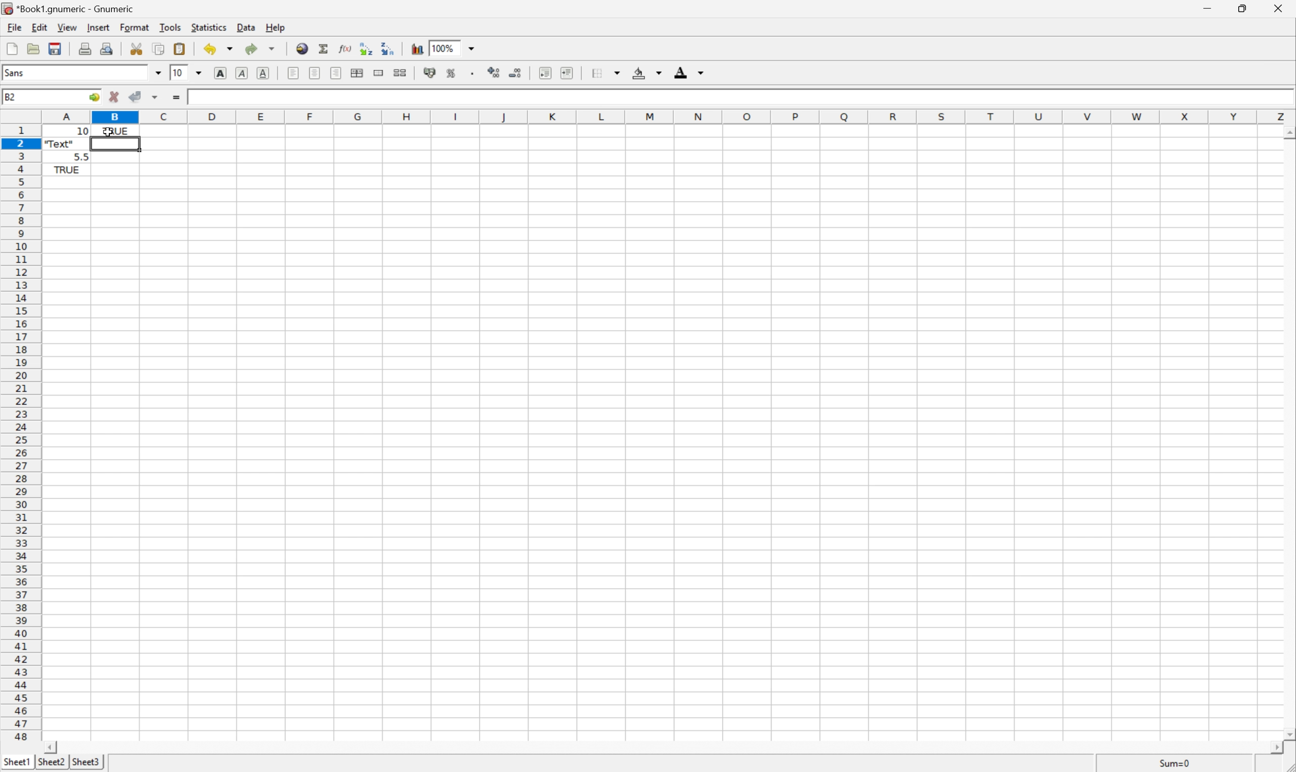 This screenshot has height=772, width=1296. What do you see at coordinates (472, 74) in the screenshot?
I see `Set the format of the selected cells to include a thousands separator` at bounding box center [472, 74].